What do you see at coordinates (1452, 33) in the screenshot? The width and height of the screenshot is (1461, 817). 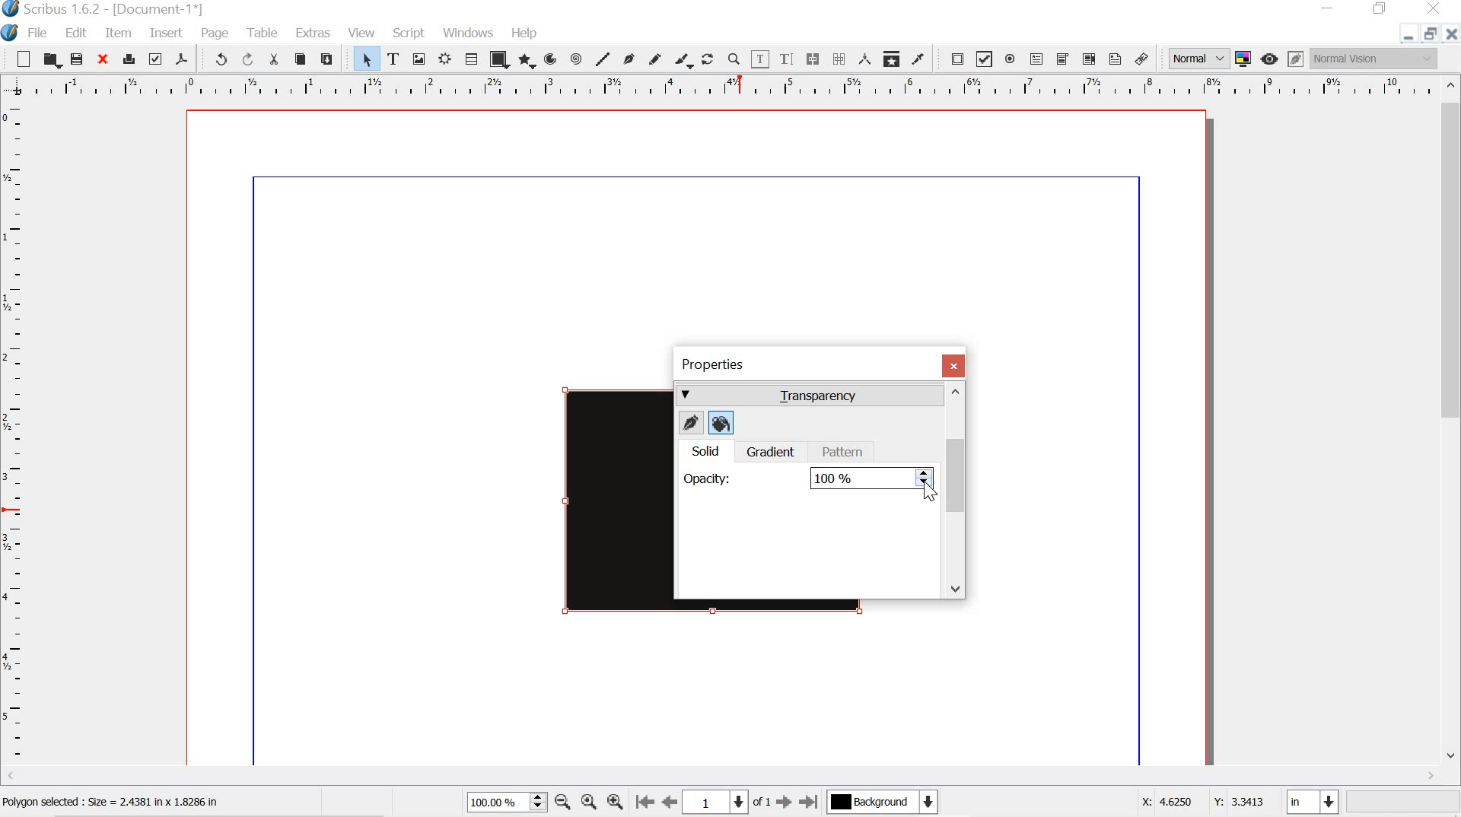 I see `close doc` at bounding box center [1452, 33].